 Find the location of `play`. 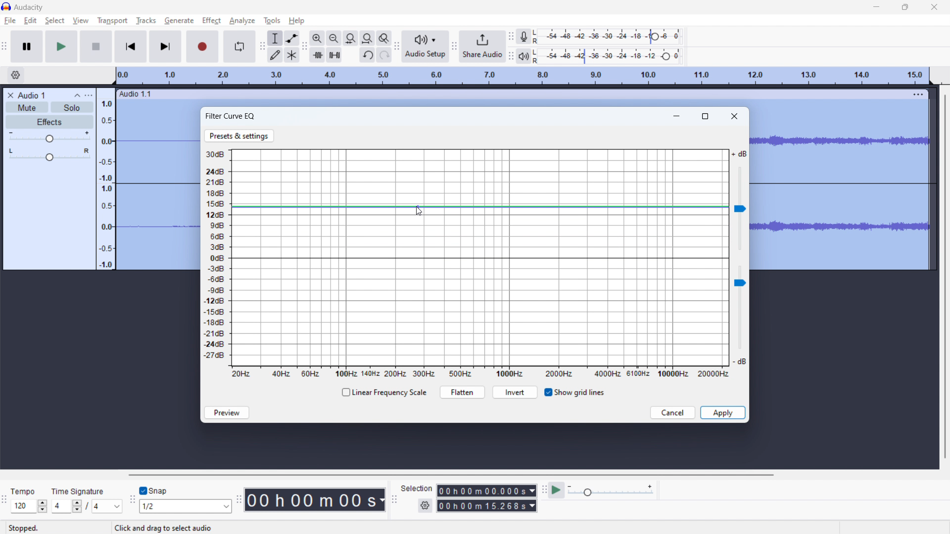

play is located at coordinates (62, 46).